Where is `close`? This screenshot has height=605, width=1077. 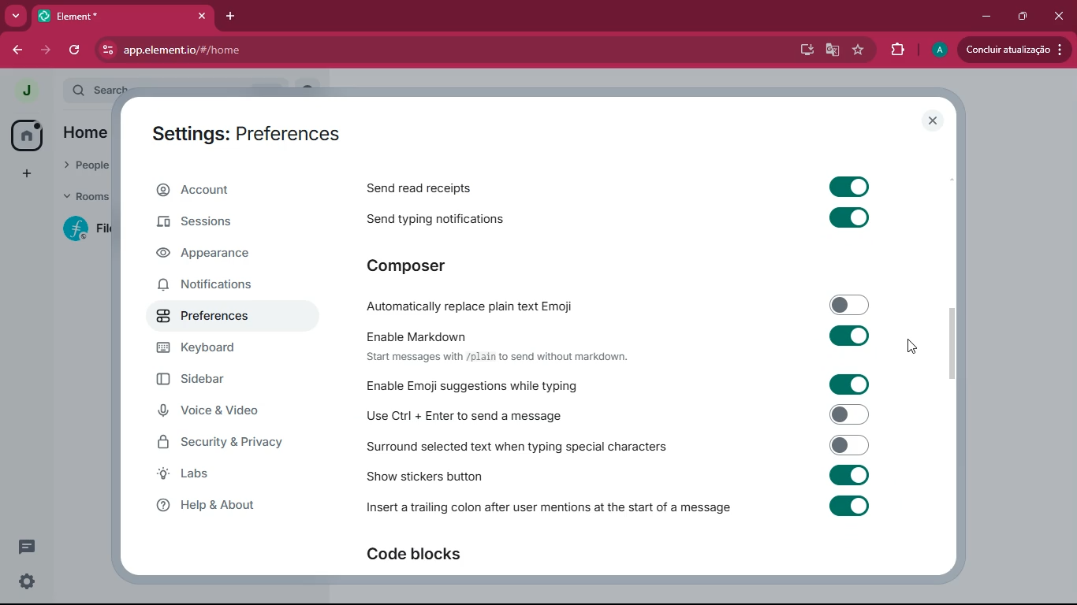
close is located at coordinates (1056, 13).